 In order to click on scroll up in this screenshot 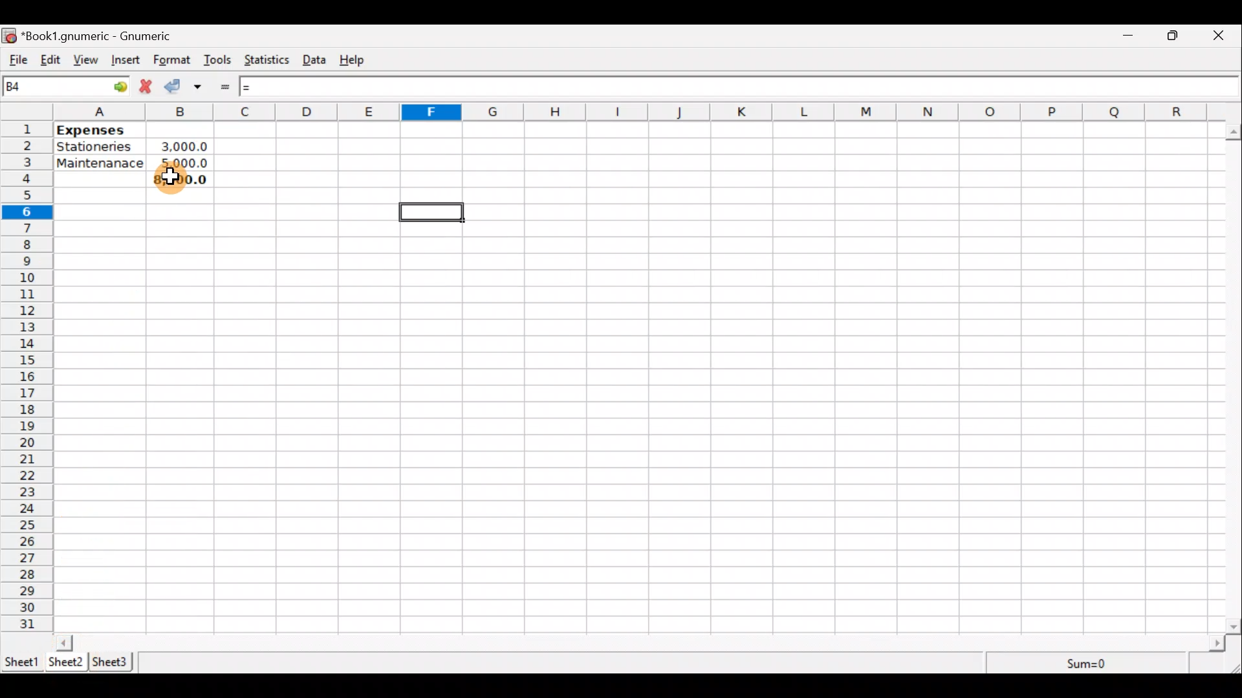, I will do `click(1234, 132)`.